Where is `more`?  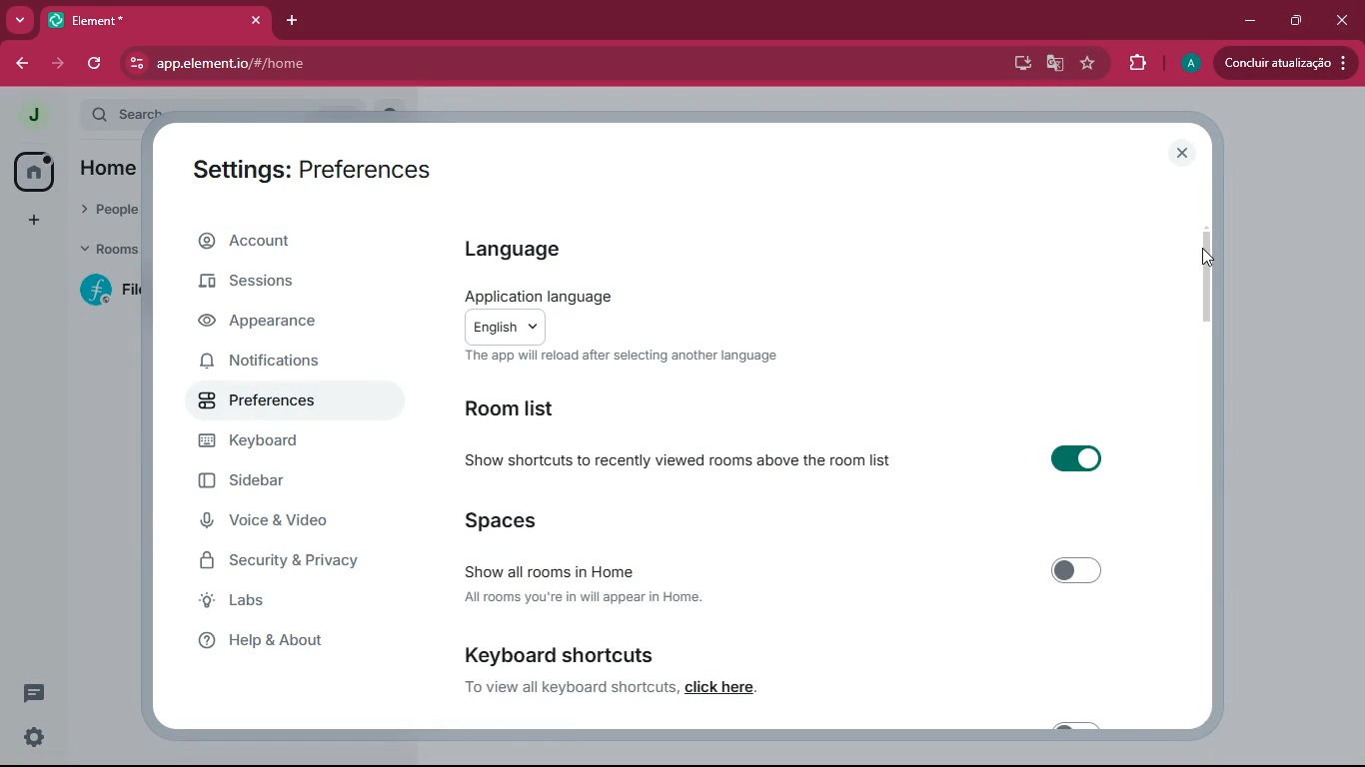 more is located at coordinates (19, 20).